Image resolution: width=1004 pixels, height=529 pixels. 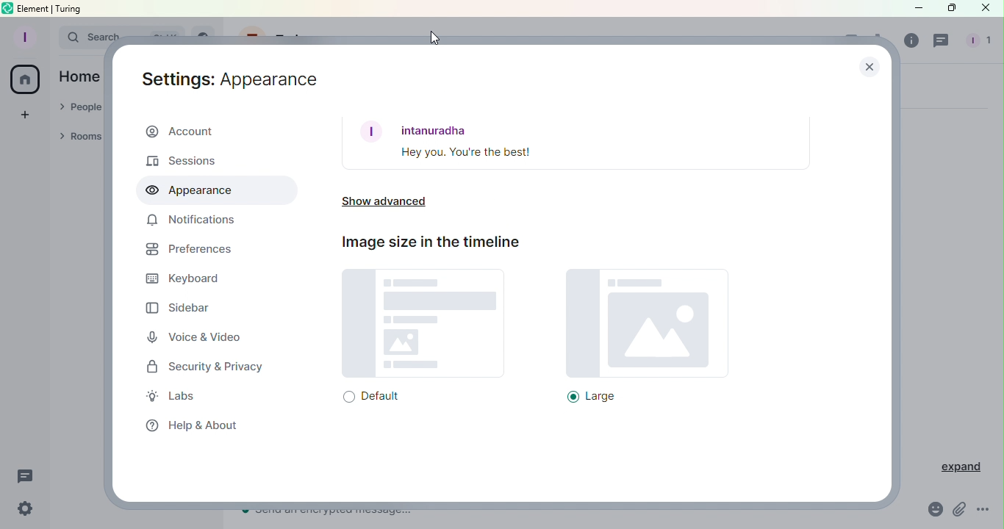 What do you see at coordinates (960, 511) in the screenshot?
I see `Attachment` at bounding box center [960, 511].